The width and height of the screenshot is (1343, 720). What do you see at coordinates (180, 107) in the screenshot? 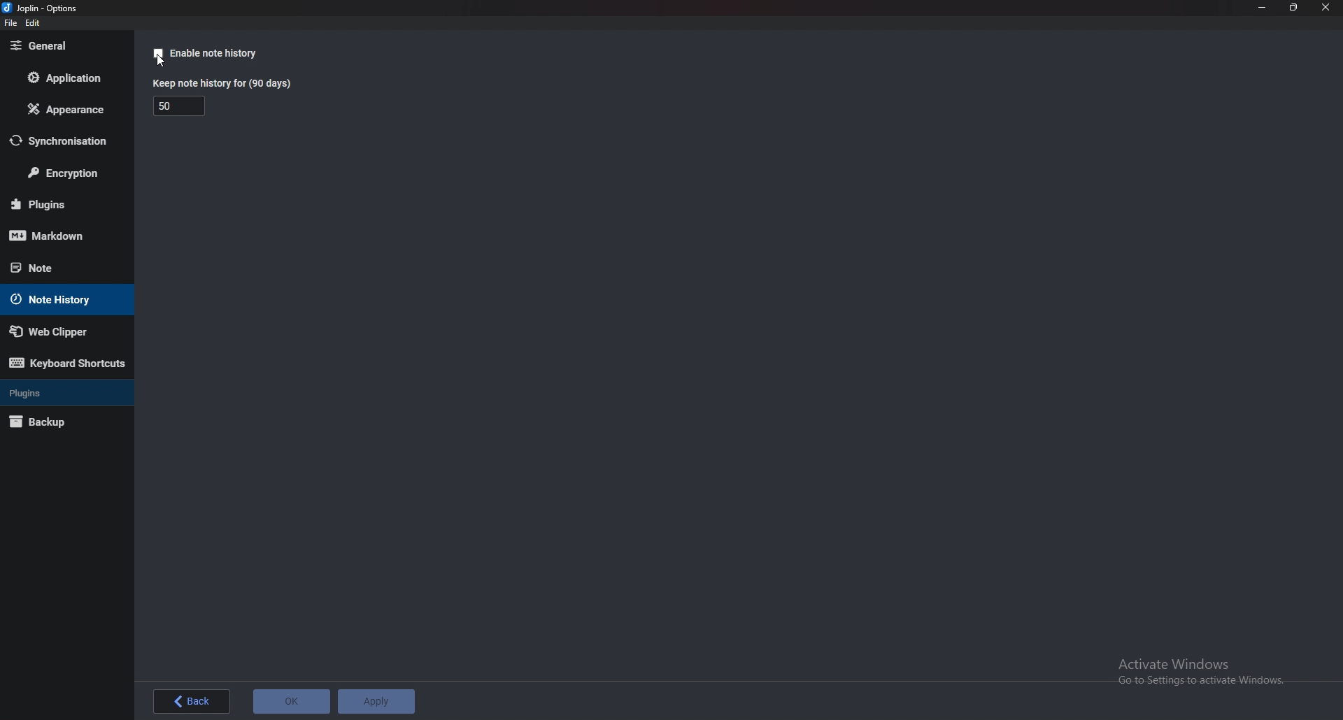
I see `50 ` at bounding box center [180, 107].